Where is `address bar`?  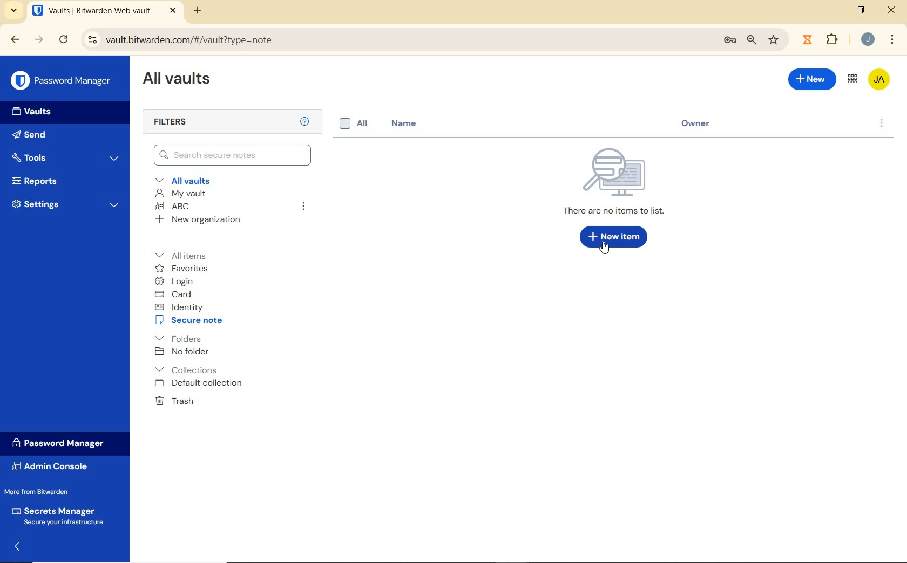 address bar is located at coordinates (394, 40).